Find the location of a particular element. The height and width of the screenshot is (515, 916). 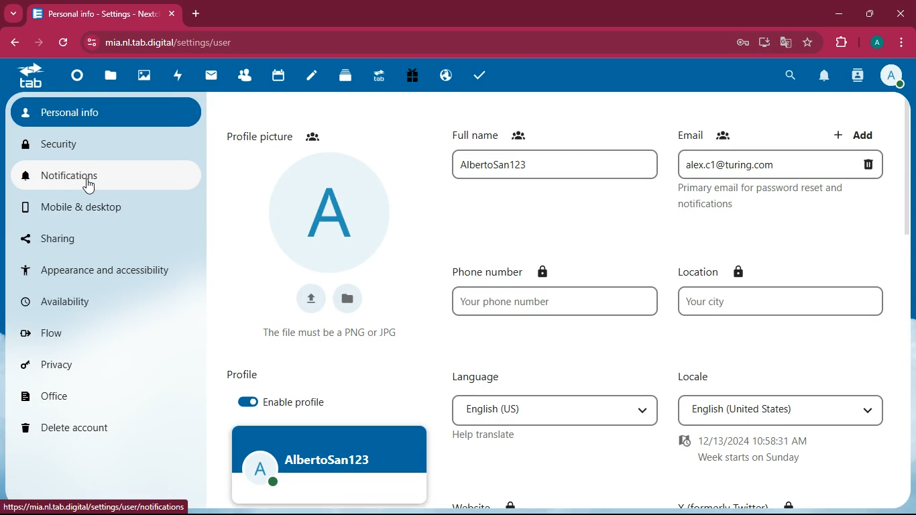

sharing is located at coordinates (104, 238).